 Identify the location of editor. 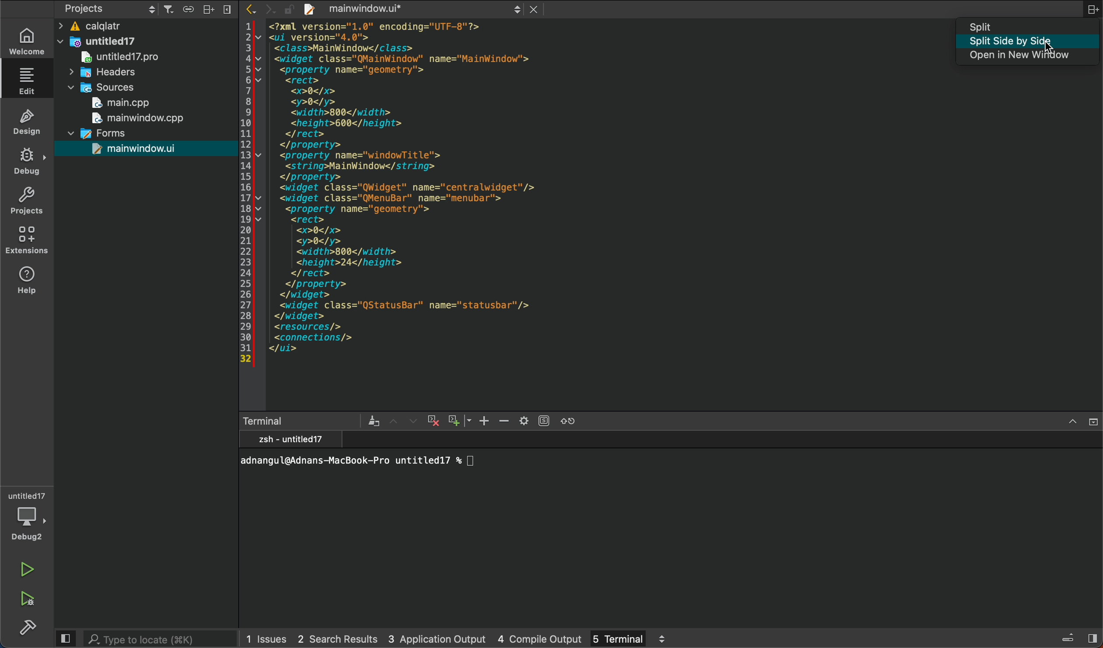
(29, 81).